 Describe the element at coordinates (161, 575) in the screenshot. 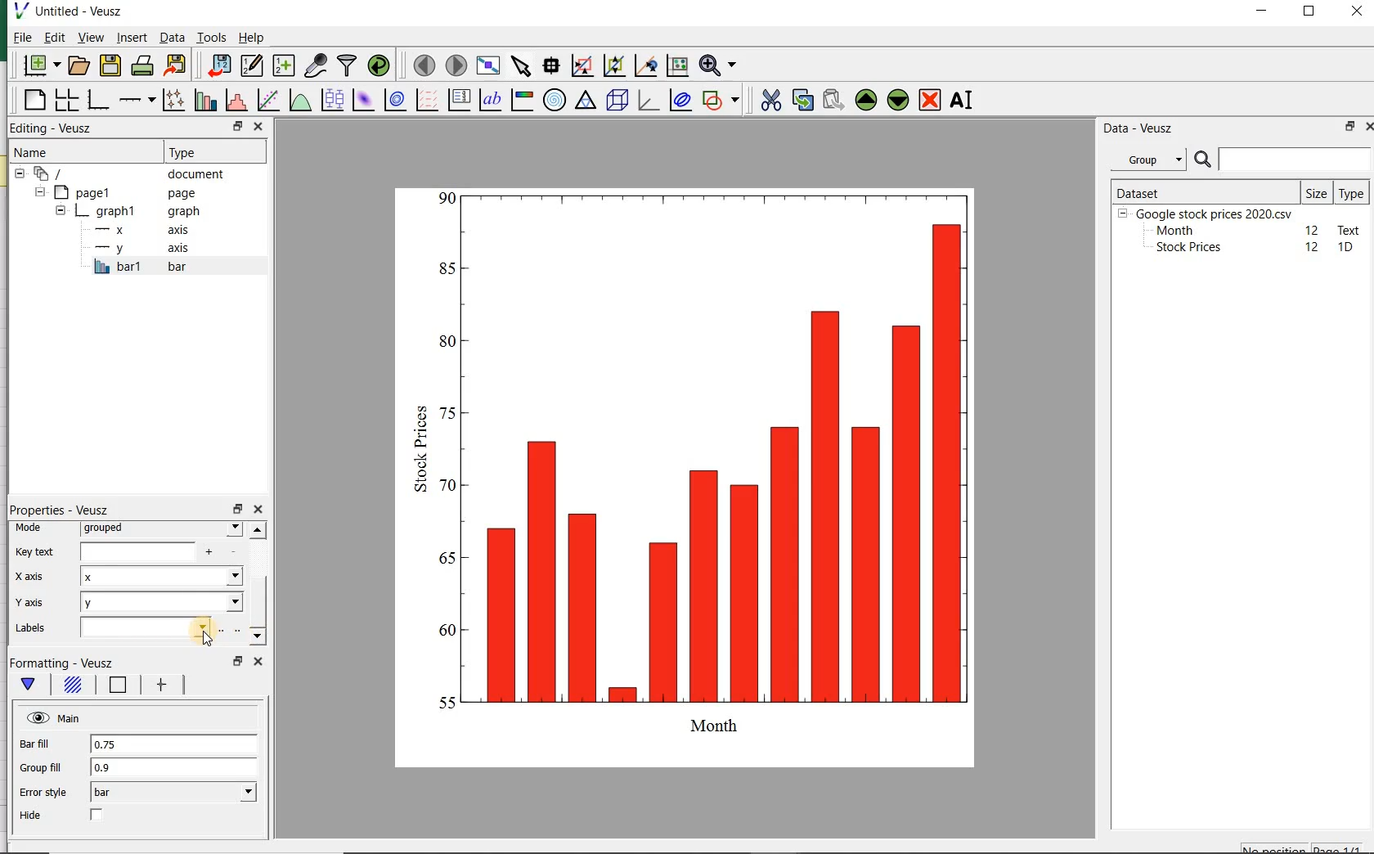

I see `x` at that location.